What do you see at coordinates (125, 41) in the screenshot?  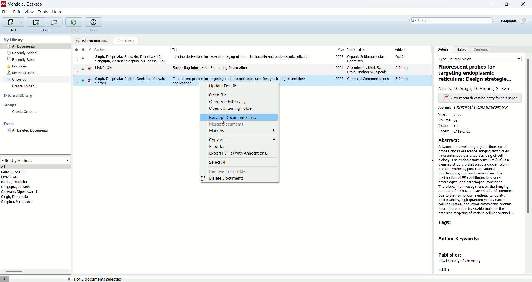 I see `edit settings` at bounding box center [125, 41].